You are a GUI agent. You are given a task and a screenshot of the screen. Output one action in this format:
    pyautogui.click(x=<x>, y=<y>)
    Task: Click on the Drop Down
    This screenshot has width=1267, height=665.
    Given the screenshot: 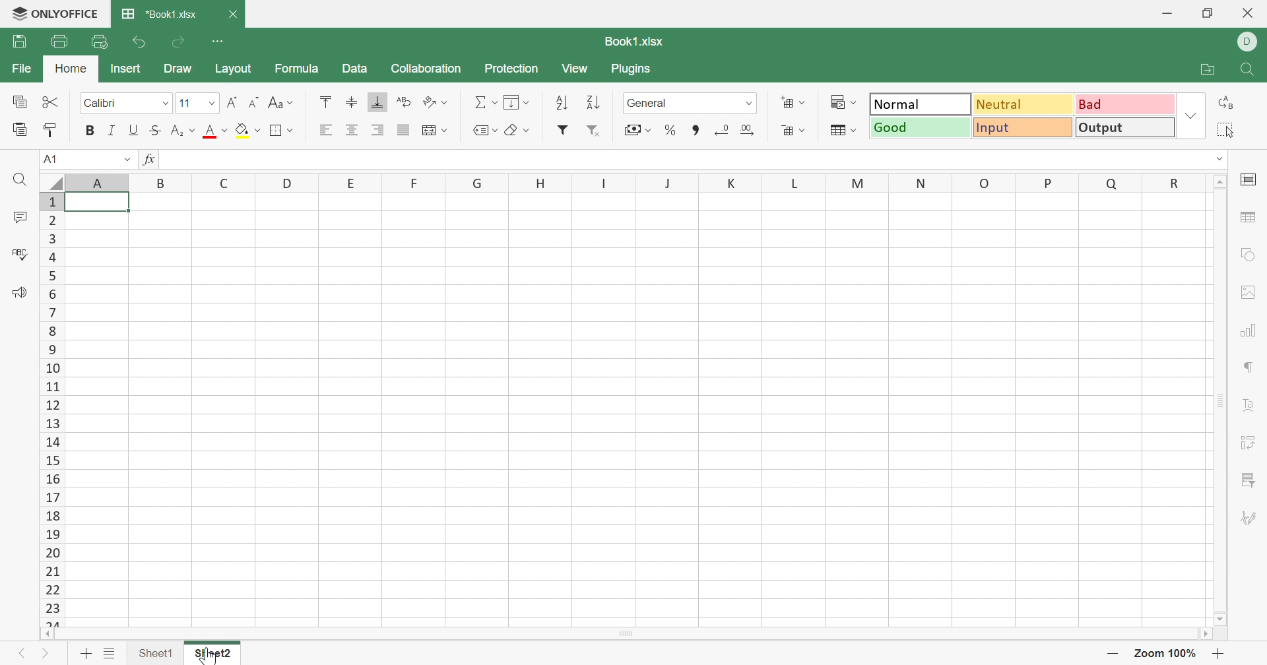 What is the action you would take?
    pyautogui.click(x=193, y=130)
    